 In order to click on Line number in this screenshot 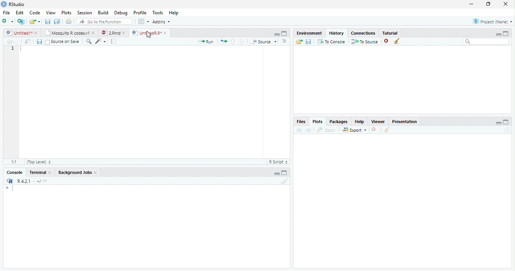, I will do `click(12, 48)`.